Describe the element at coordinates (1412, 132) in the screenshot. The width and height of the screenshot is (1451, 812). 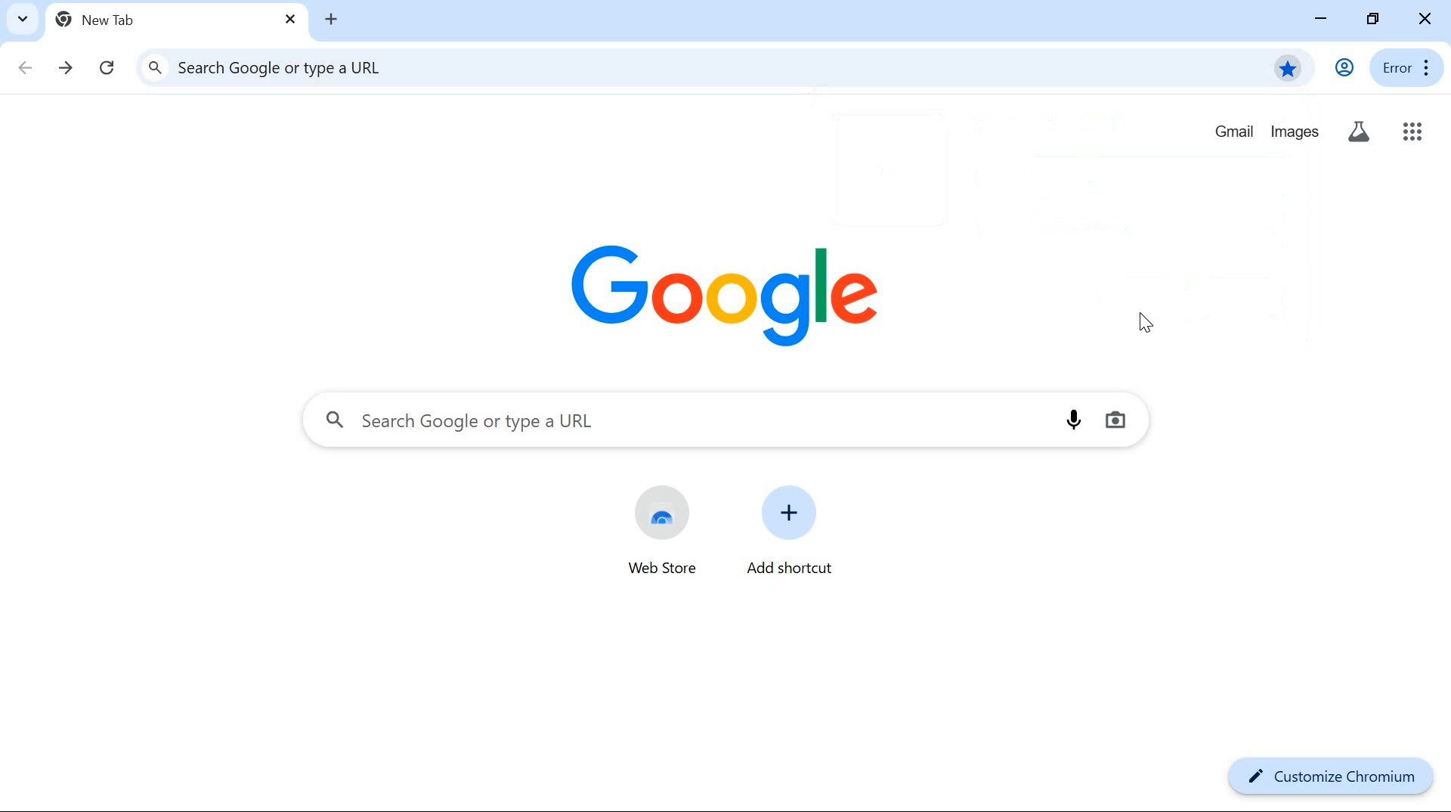
I see `google apps` at that location.